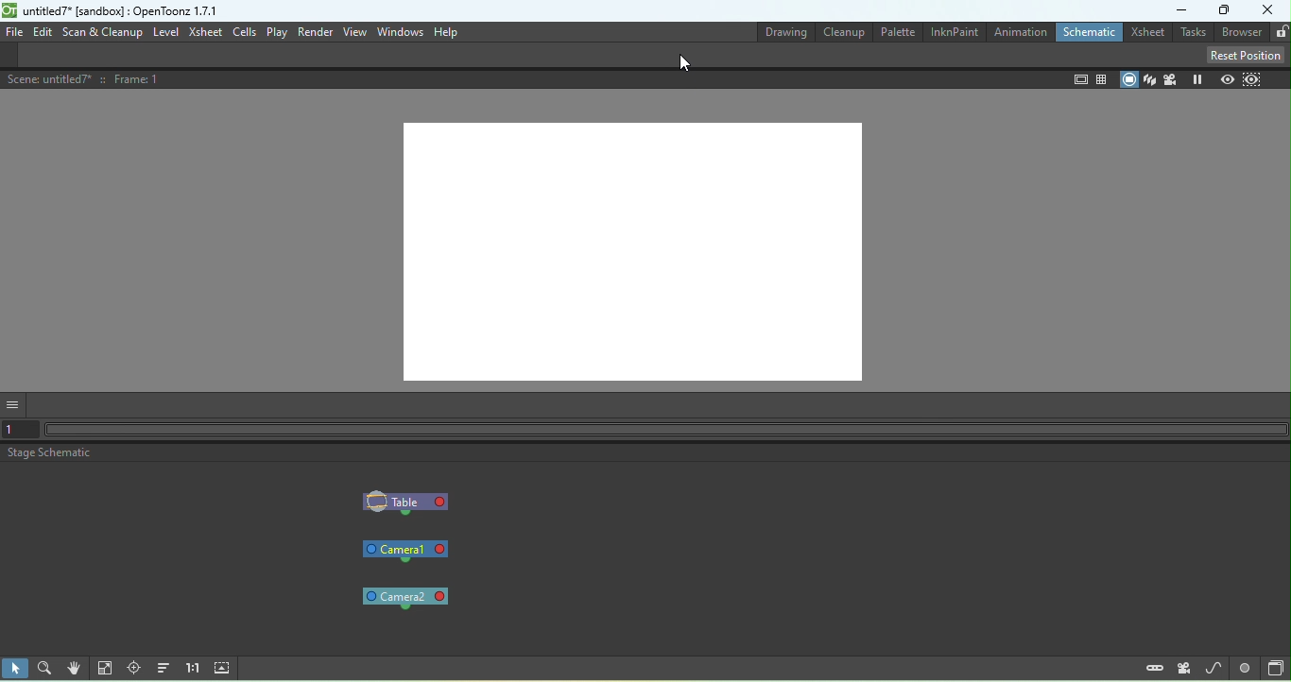 The image size is (1291, 682). What do you see at coordinates (137, 669) in the screenshot?
I see `Focus on current` at bounding box center [137, 669].